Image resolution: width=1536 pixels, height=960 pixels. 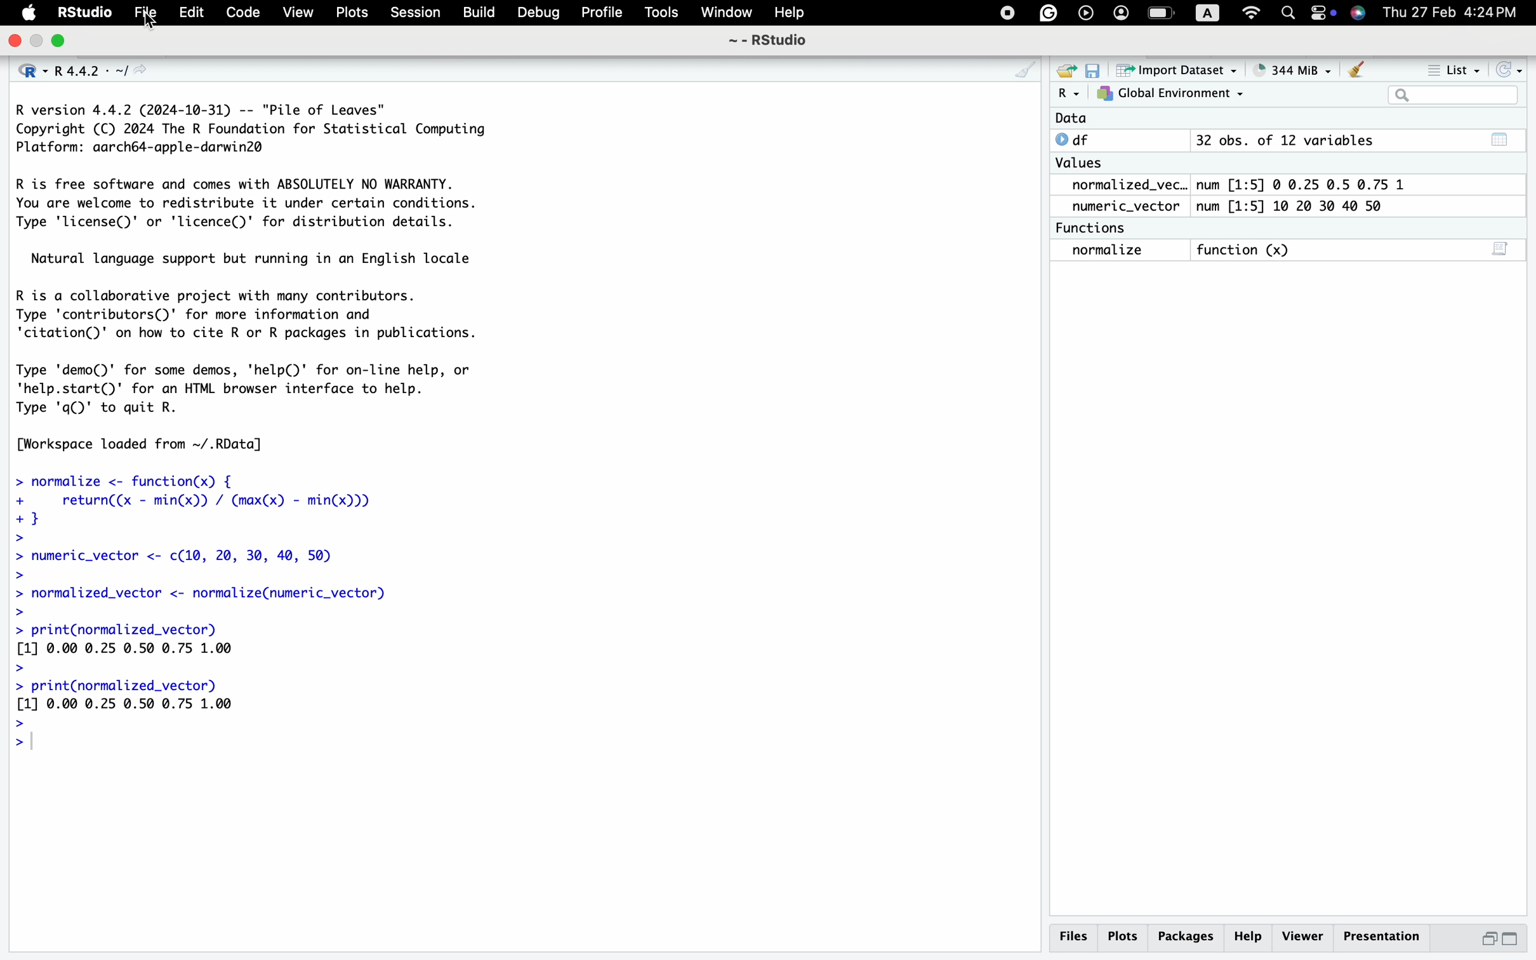 What do you see at coordinates (1095, 72) in the screenshot?
I see `save` at bounding box center [1095, 72].